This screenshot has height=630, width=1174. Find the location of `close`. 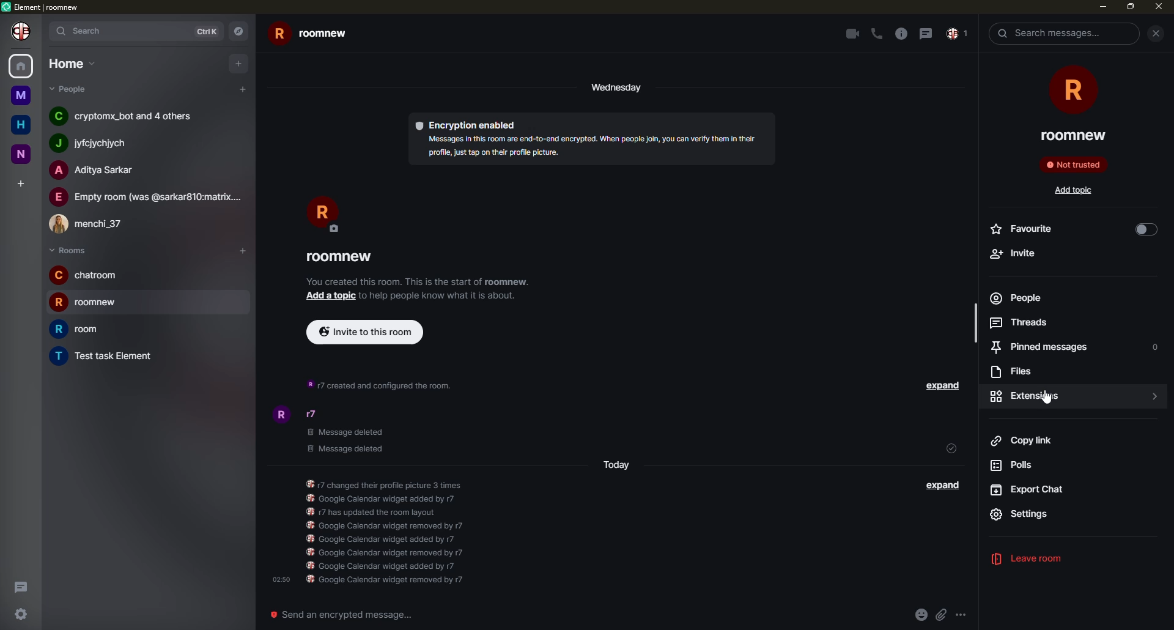

close is located at coordinates (1159, 32).